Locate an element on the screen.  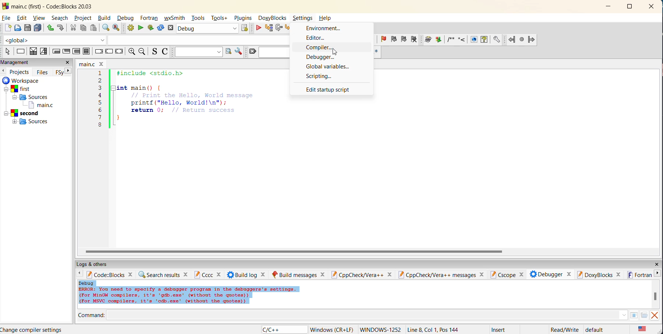
main.c (first) - Code::Blocks 20.03 is located at coordinates (49, 6).